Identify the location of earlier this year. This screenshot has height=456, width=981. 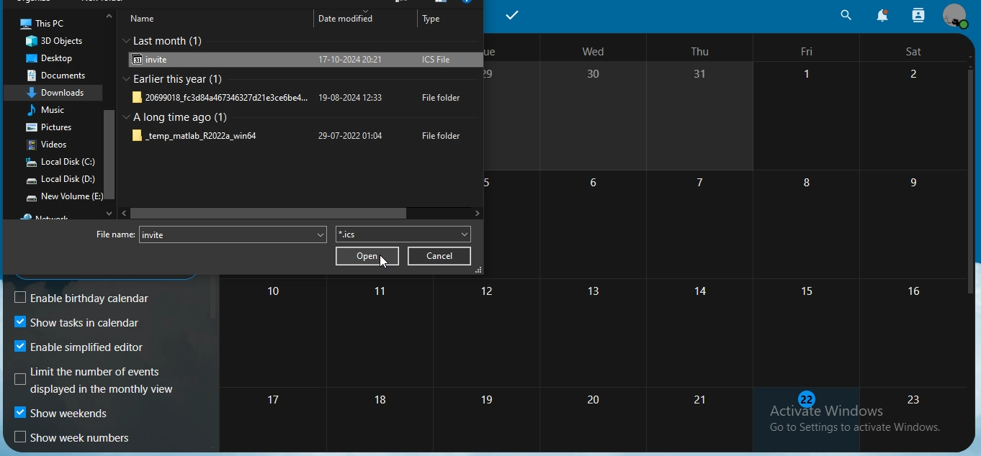
(180, 80).